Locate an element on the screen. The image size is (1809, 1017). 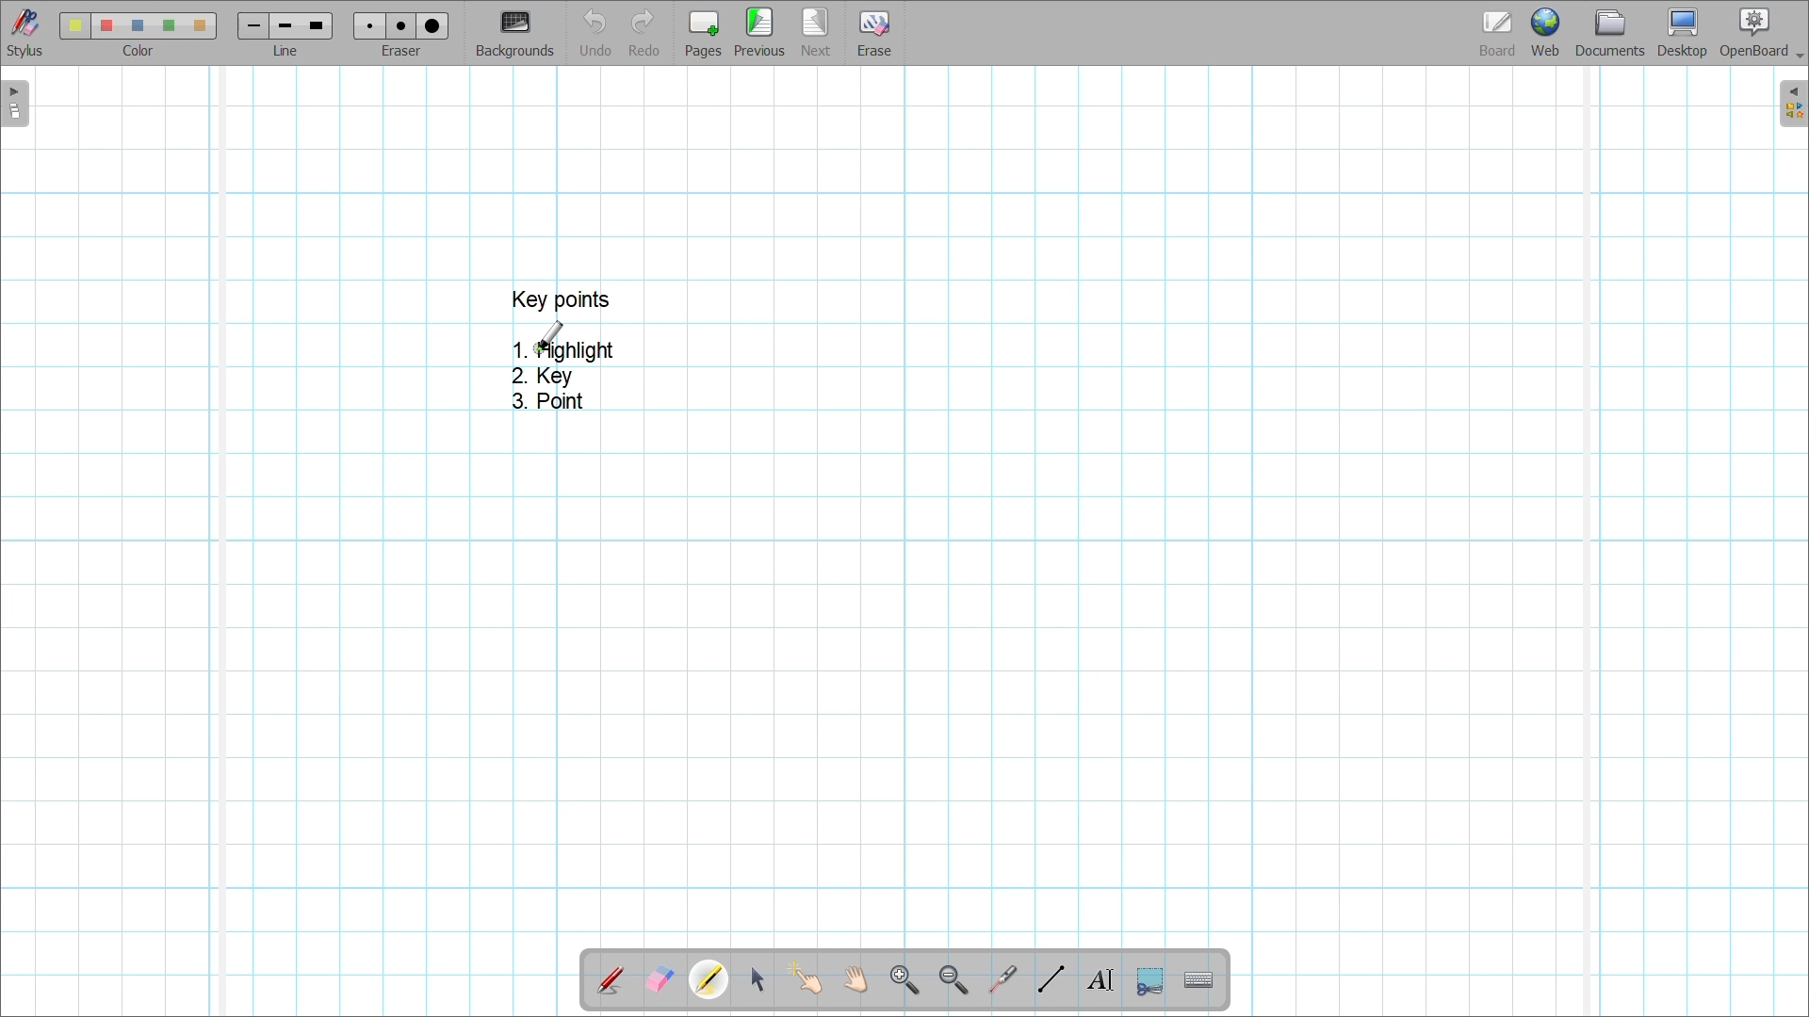
Line 1 is located at coordinates (252, 25).